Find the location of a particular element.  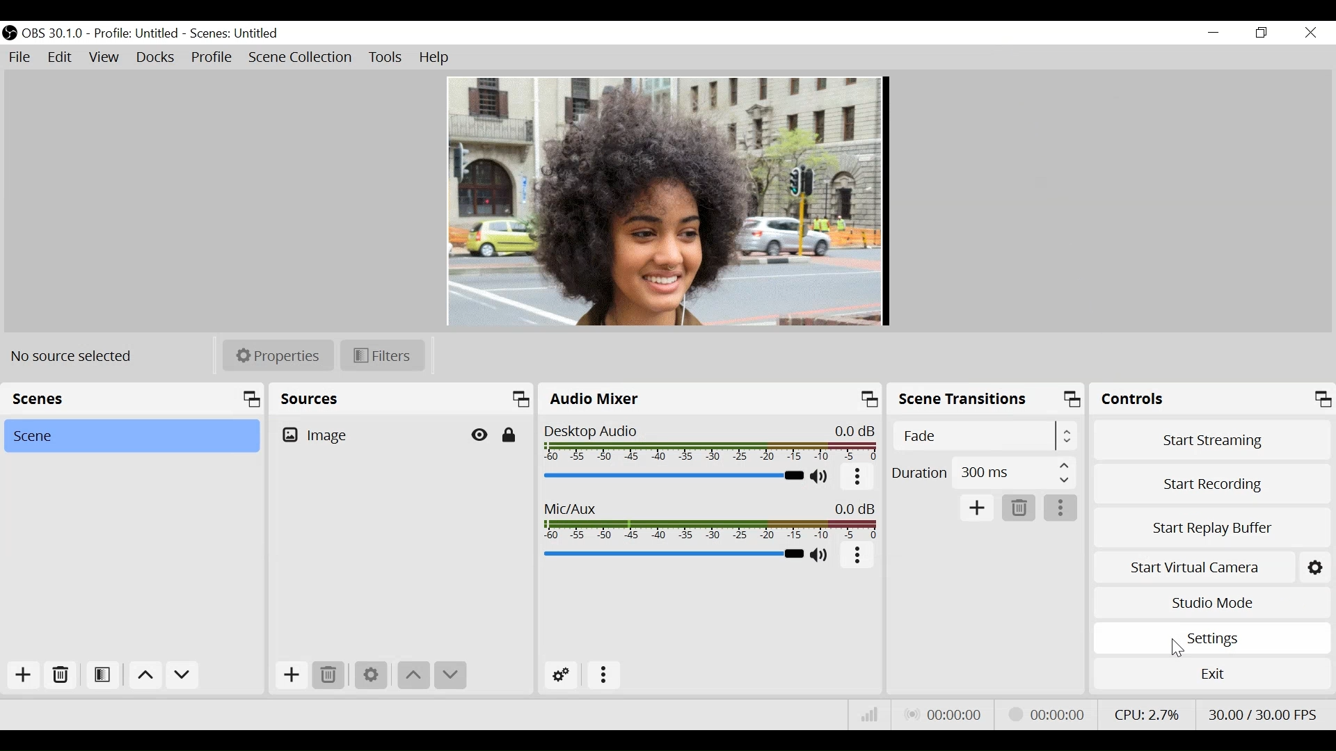

No Source Selected is located at coordinates (77, 356).